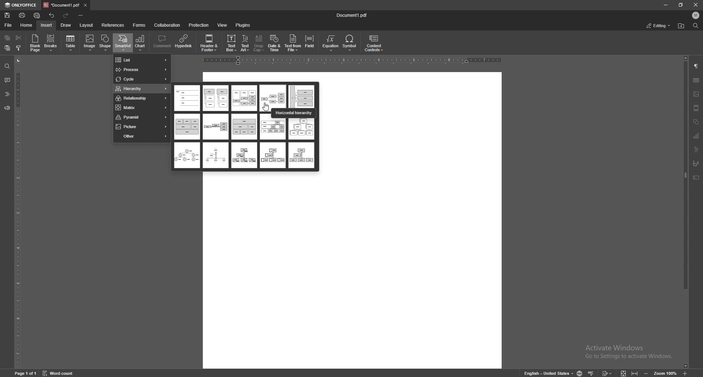  I want to click on change text language, so click(548, 373).